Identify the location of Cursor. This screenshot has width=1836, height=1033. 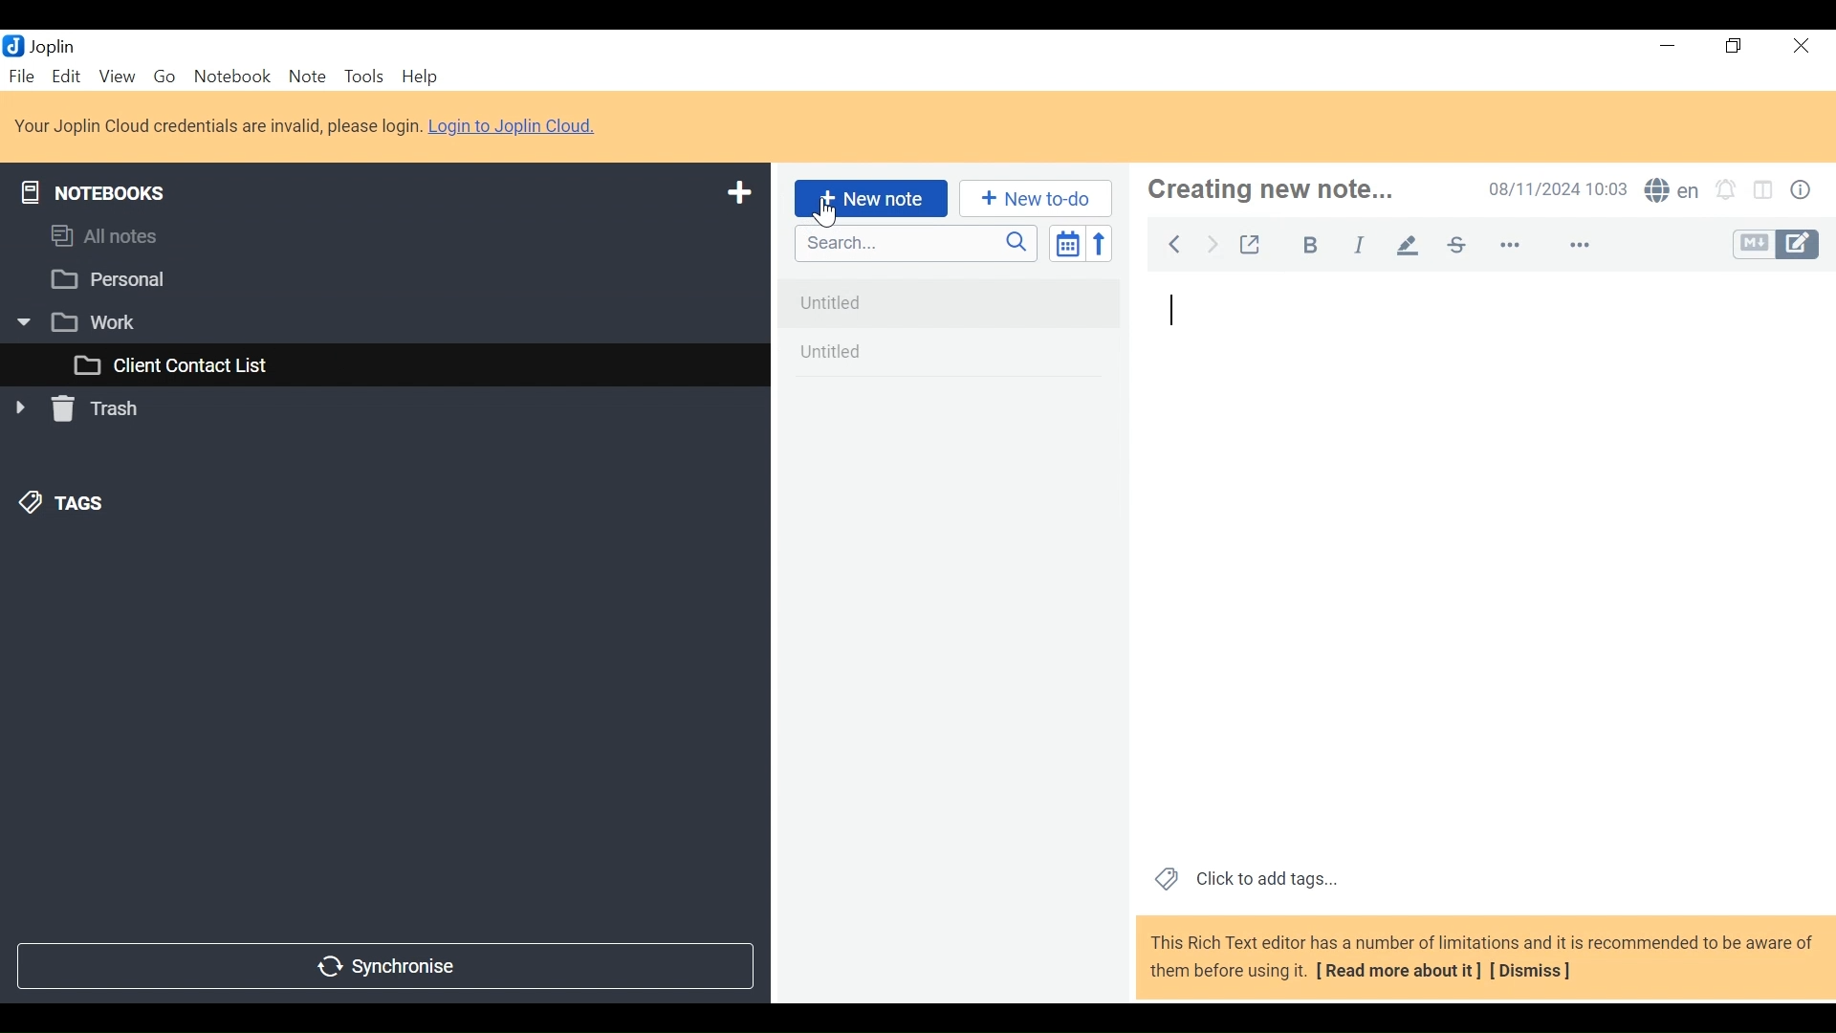
(830, 214).